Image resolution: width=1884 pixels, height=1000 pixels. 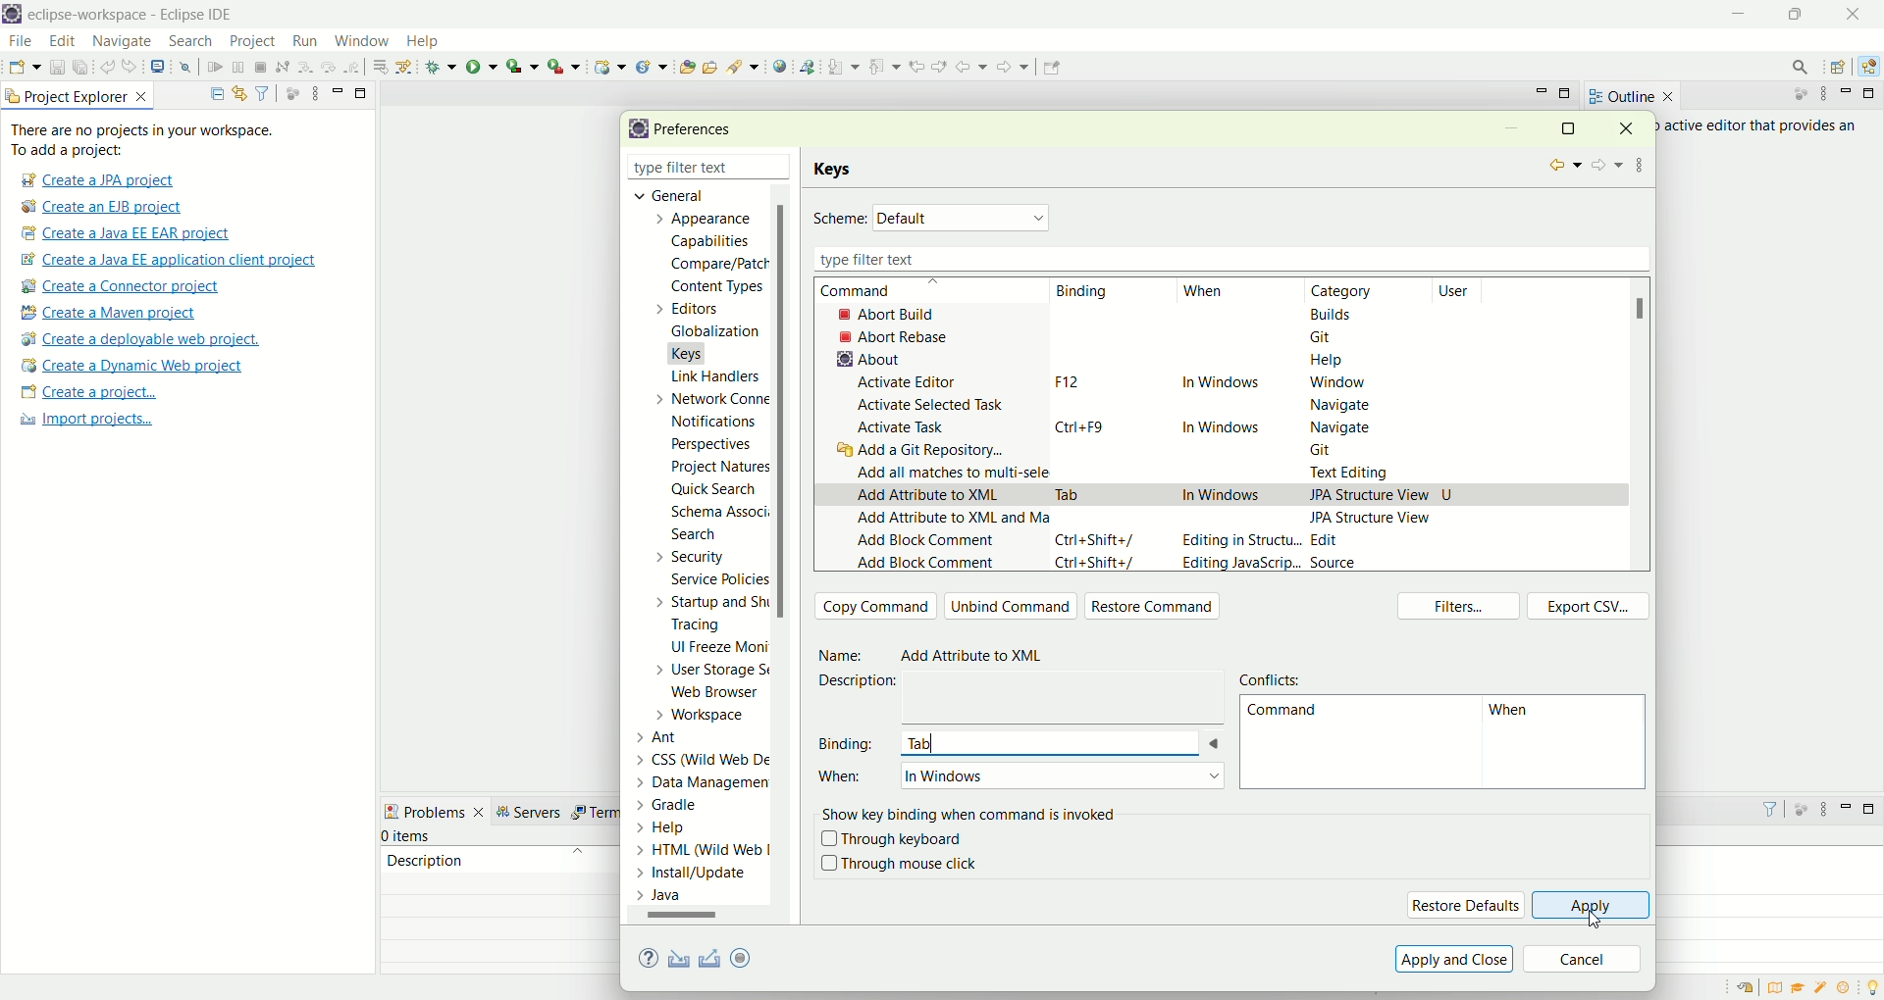 What do you see at coordinates (690, 780) in the screenshot?
I see ` Data Management` at bounding box center [690, 780].